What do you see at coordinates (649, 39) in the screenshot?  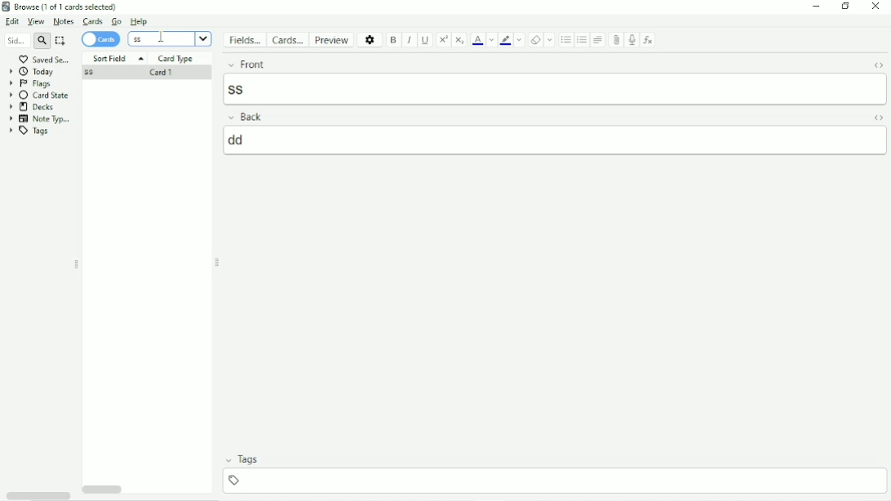 I see `Equations` at bounding box center [649, 39].